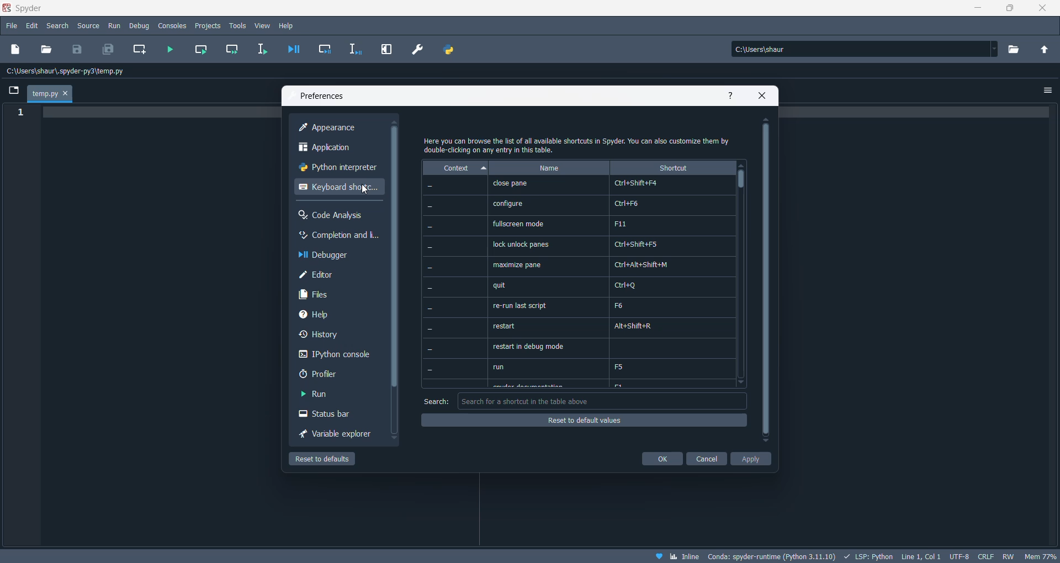  What do you see at coordinates (325, 96) in the screenshot?
I see `preferences ` at bounding box center [325, 96].